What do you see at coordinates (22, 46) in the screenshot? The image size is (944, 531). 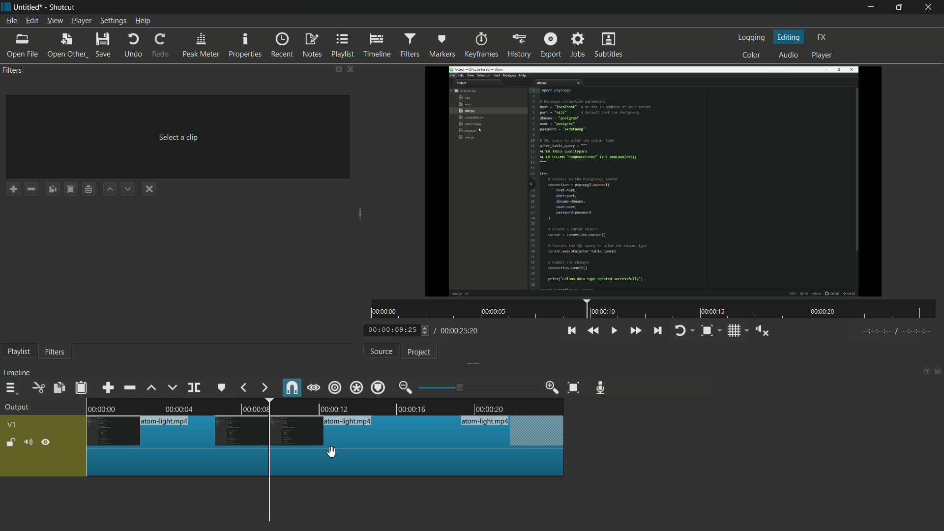 I see `open file` at bounding box center [22, 46].